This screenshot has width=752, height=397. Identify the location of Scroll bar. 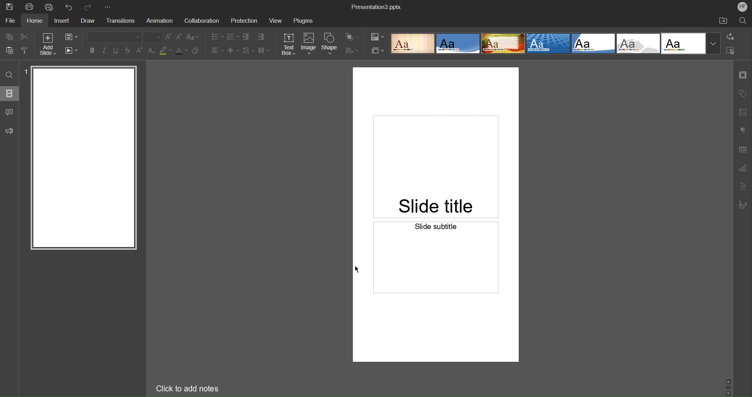
(728, 385).